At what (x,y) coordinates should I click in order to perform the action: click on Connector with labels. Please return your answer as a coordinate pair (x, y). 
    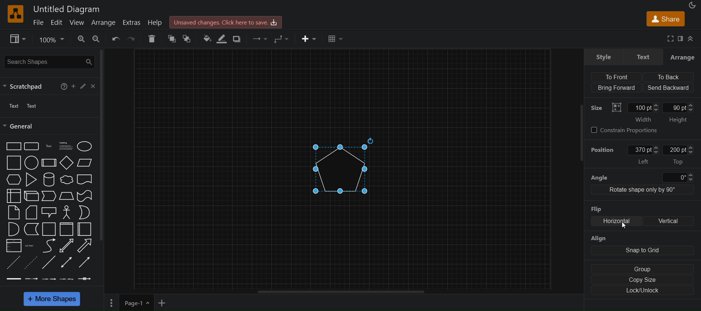
    Looking at the image, I should click on (31, 279).